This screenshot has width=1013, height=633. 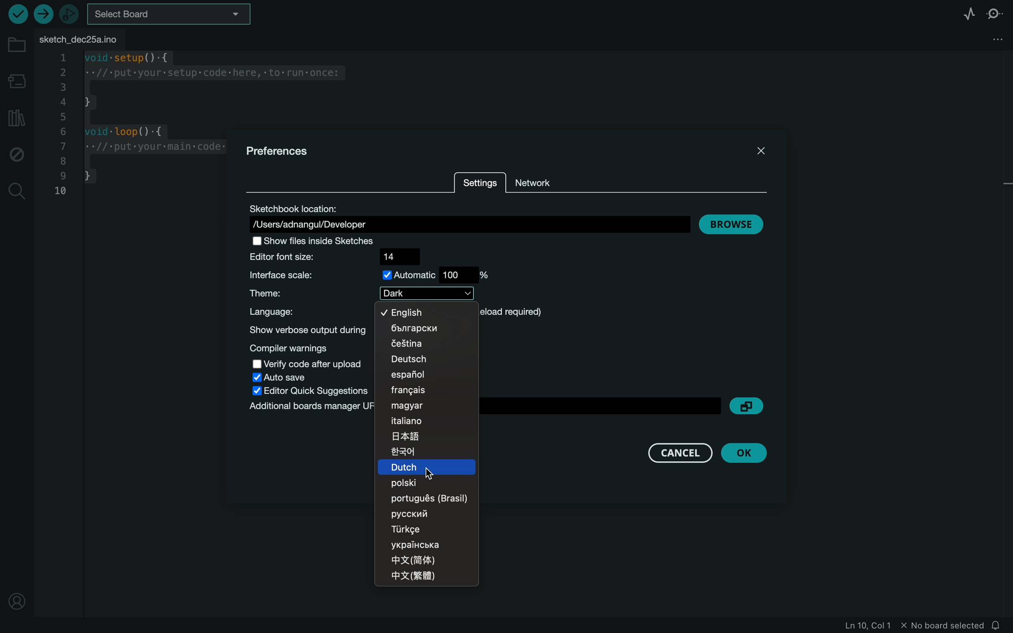 What do you see at coordinates (370, 275) in the screenshot?
I see `scale` at bounding box center [370, 275].